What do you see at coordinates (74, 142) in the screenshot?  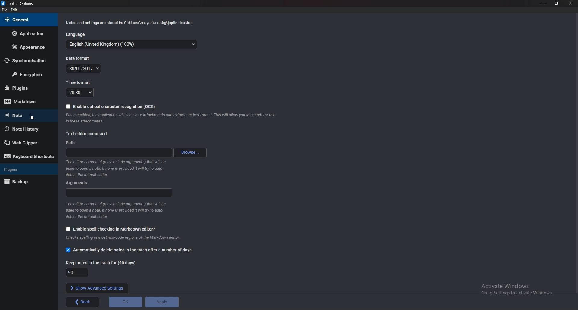 I see `path` at bounding box center [74, 142].